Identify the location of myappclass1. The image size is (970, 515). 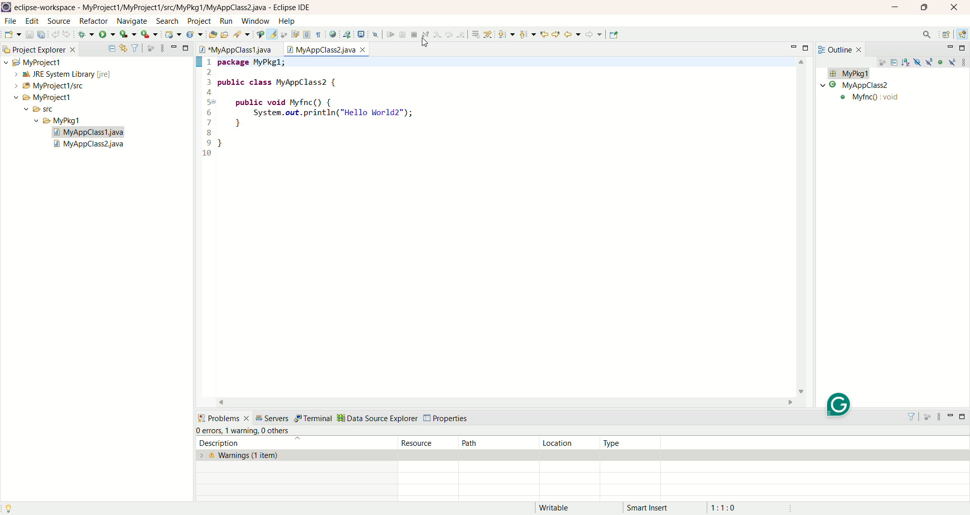
(857, 85).